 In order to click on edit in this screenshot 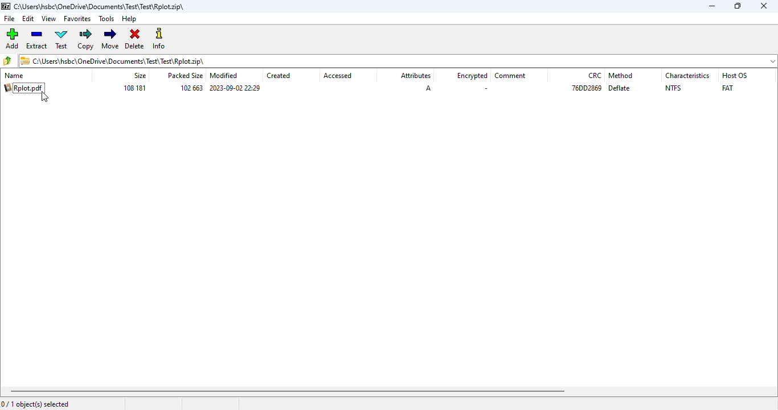, I will do `click(28, 19)`.